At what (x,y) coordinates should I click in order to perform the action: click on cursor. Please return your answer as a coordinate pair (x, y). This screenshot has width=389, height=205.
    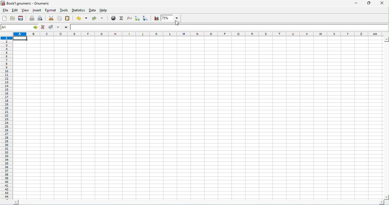
    Looking at the image, I should click on (177, 23).